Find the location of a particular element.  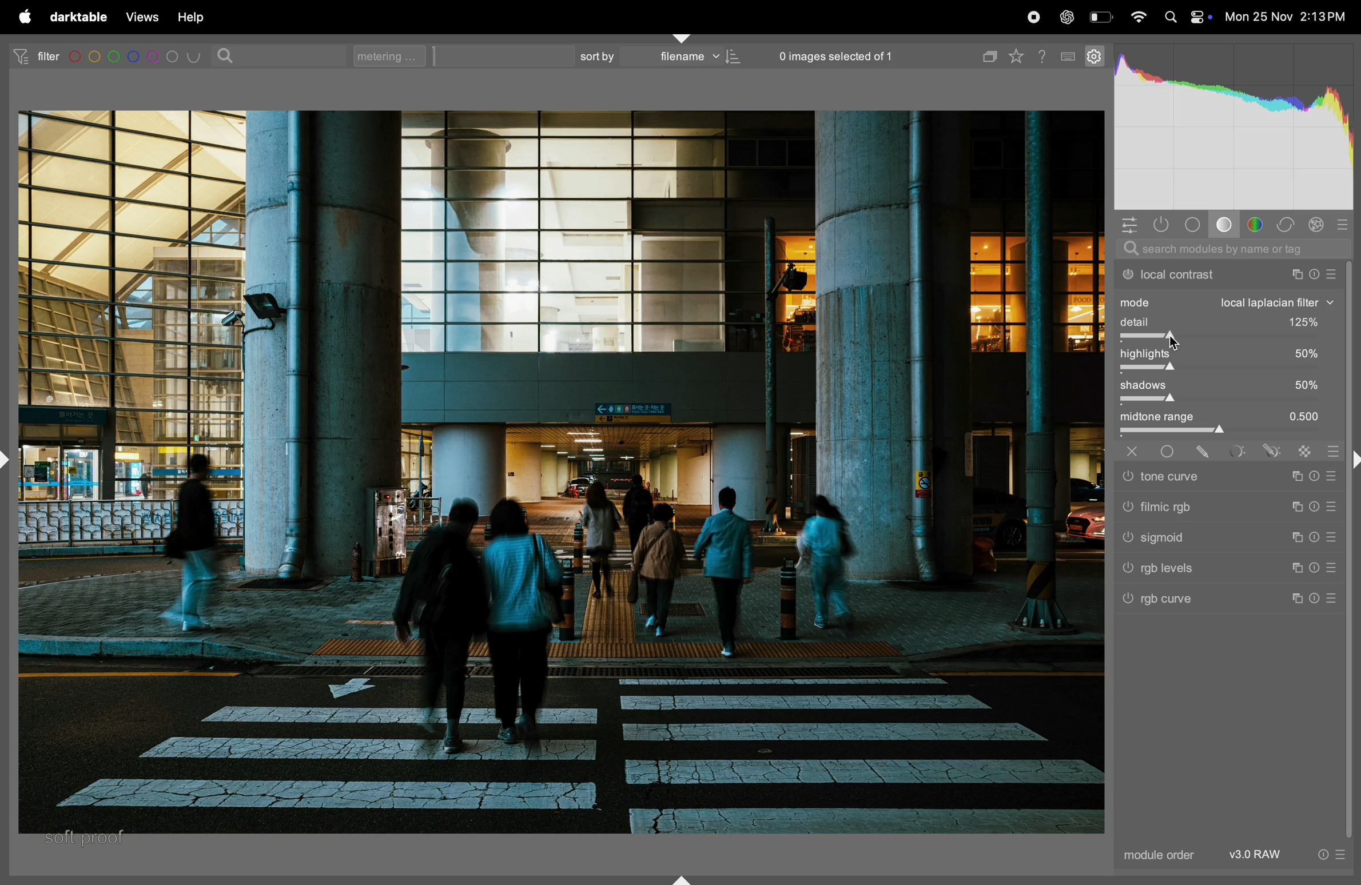

rgb curve switched off is located at coordinates (1129, 600).